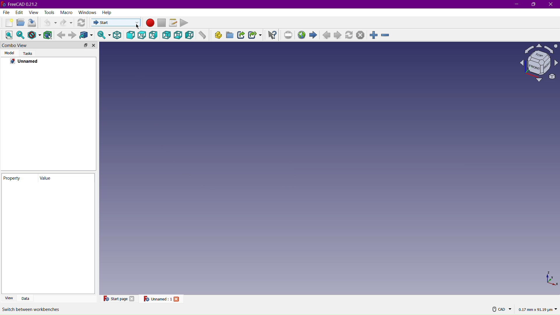  I want to click on Undo, so click(48, 23).